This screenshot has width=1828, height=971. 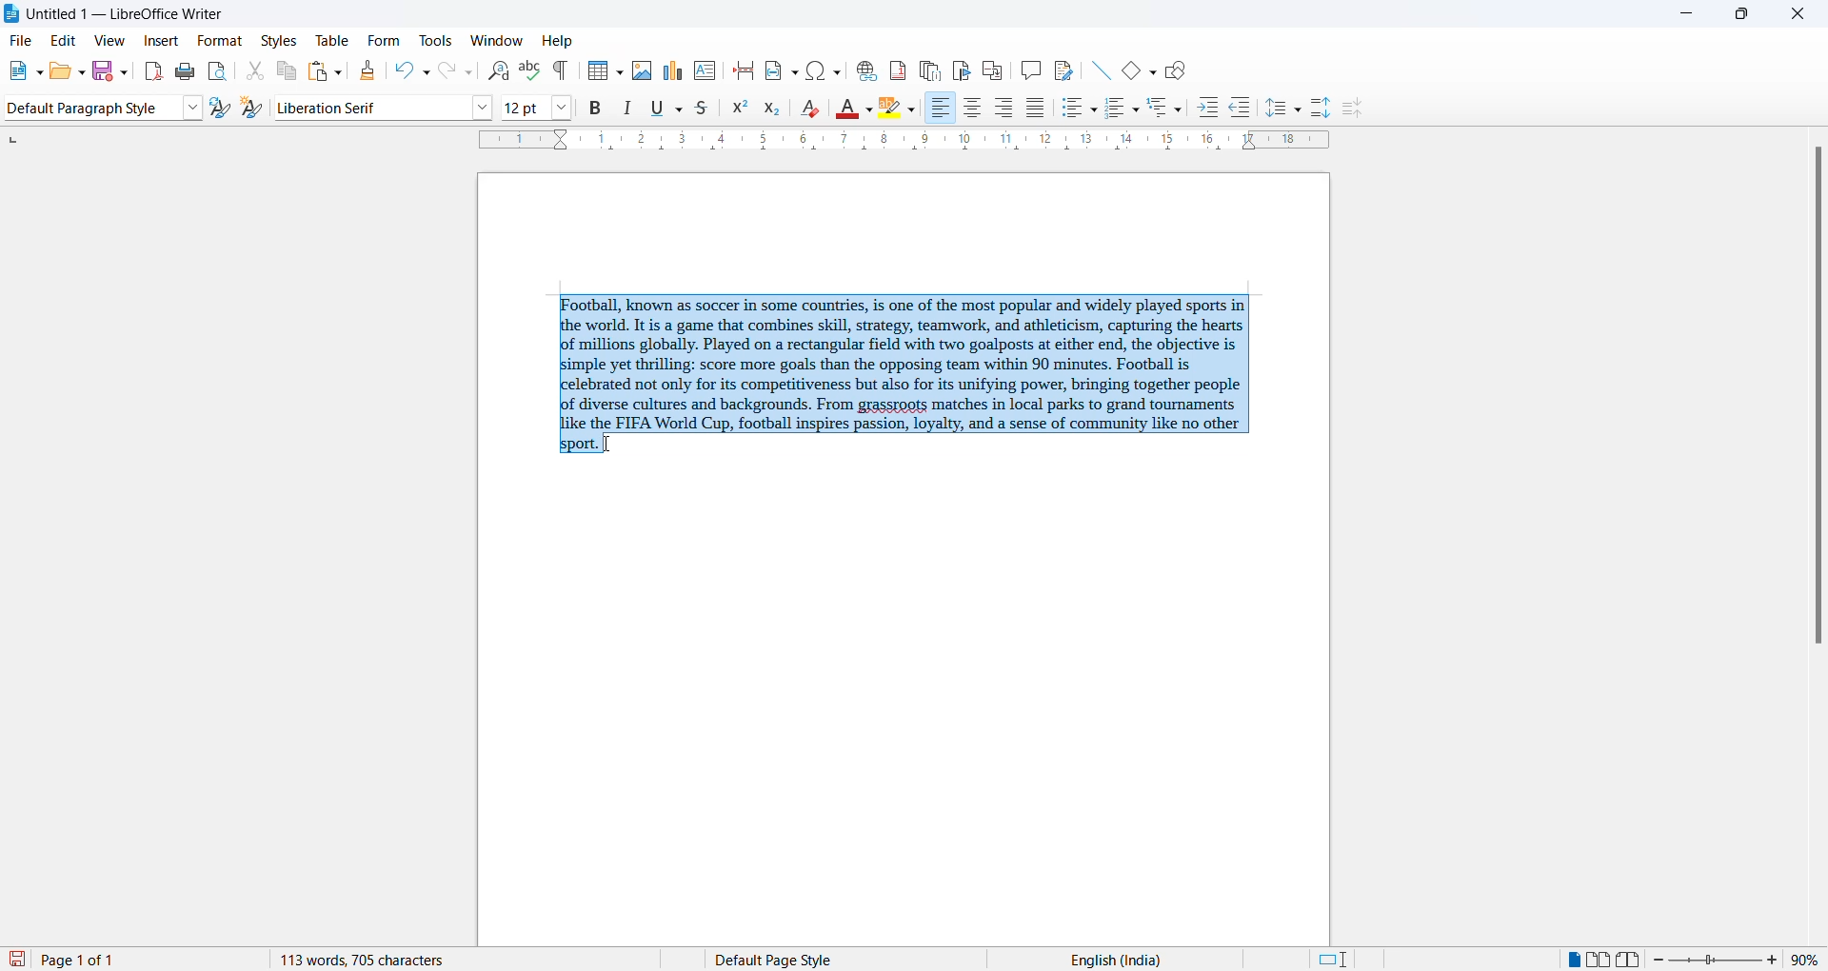 What do you see at coordinates (1352, 109) in the screenshot?
I see `decrease paragraph spacing` at bounding box center [1352, 109].